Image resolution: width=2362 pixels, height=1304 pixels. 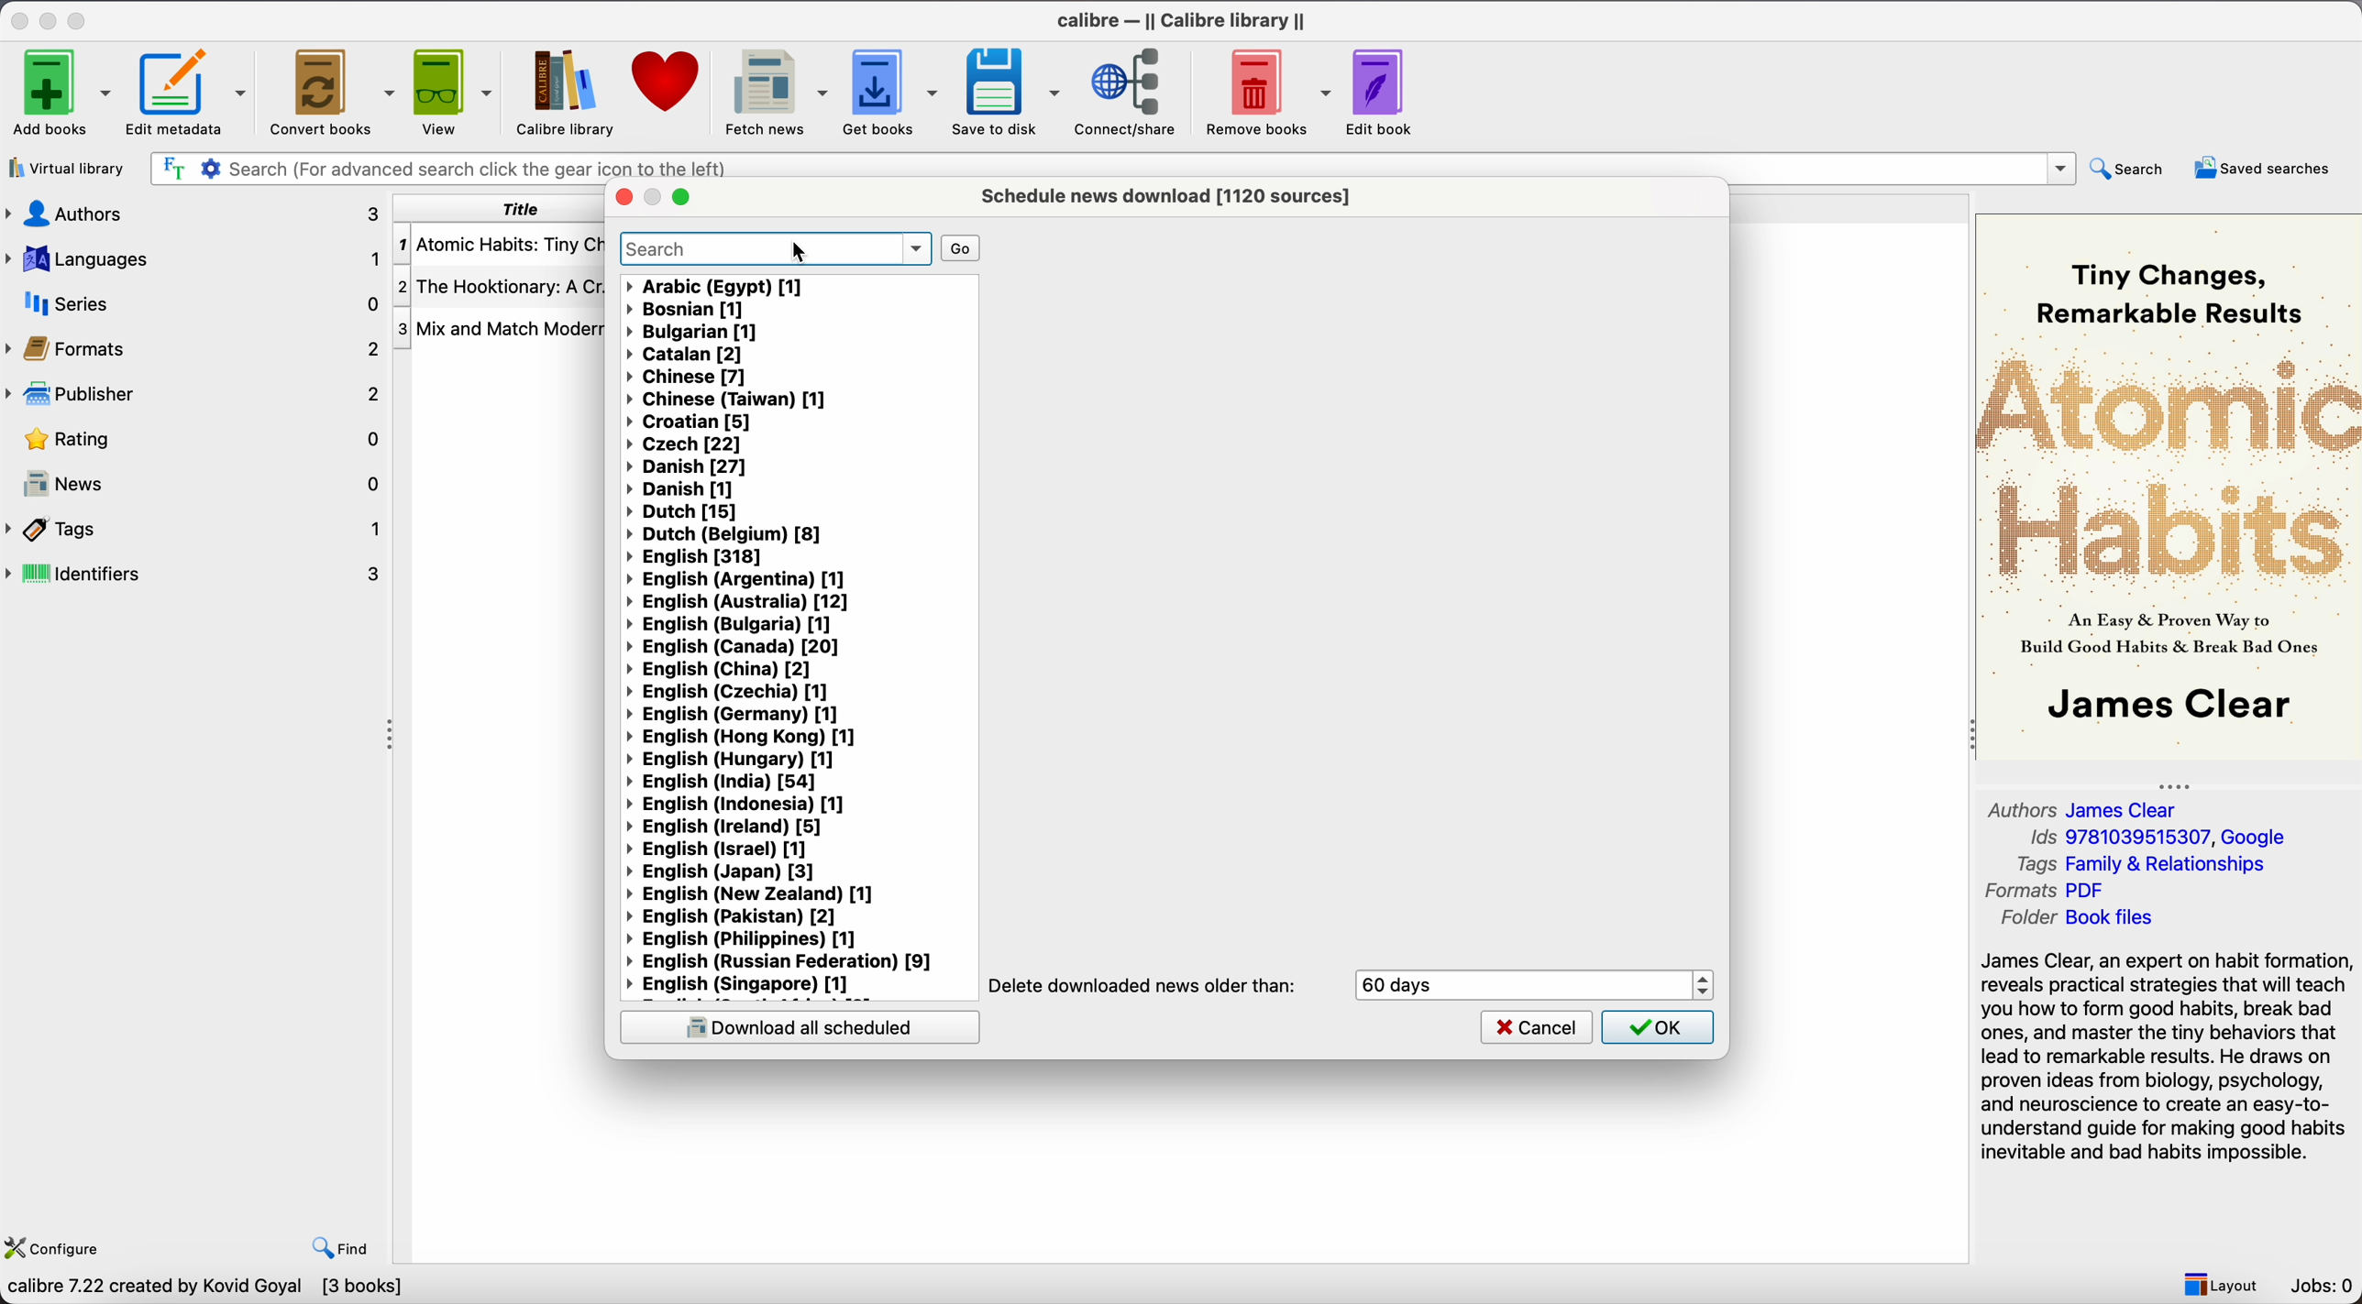 I want to click on Dutch (Belgium) [8], so click(x=729, y=535).